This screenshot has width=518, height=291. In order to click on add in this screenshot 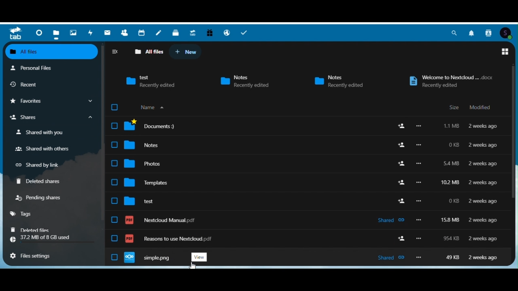, I will do `click(401, 182)`.